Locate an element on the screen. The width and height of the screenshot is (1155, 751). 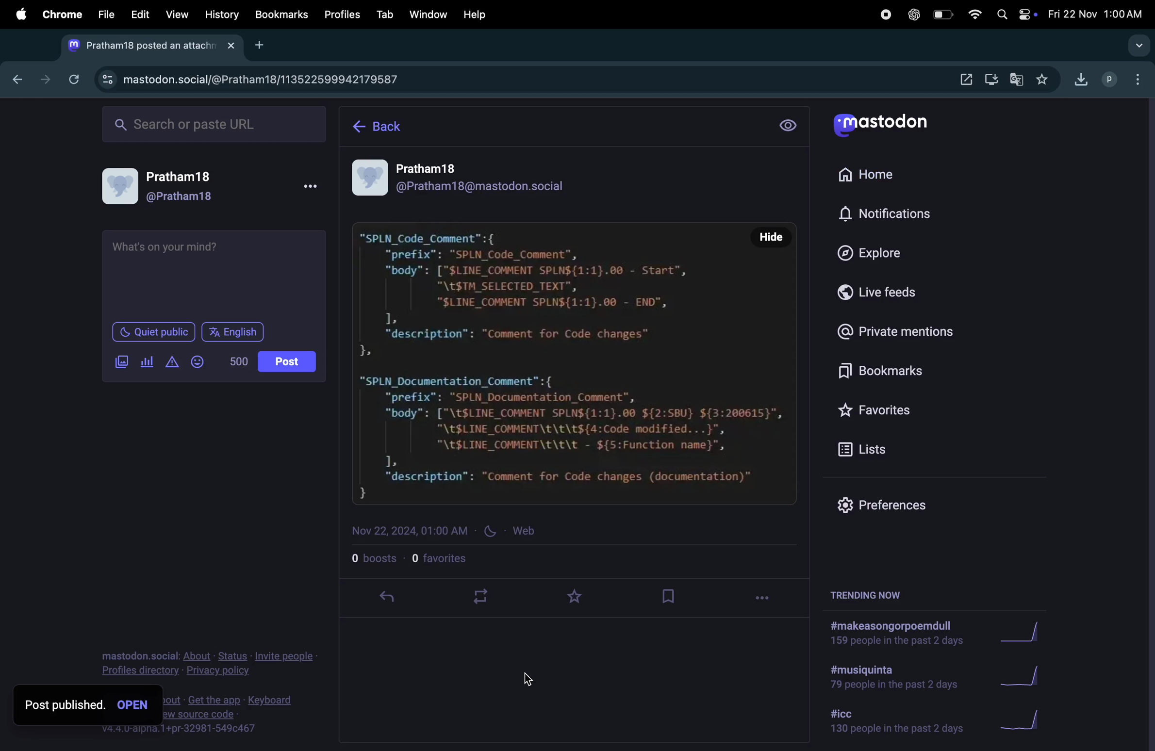
notifications is located at coordinates (895, 212).